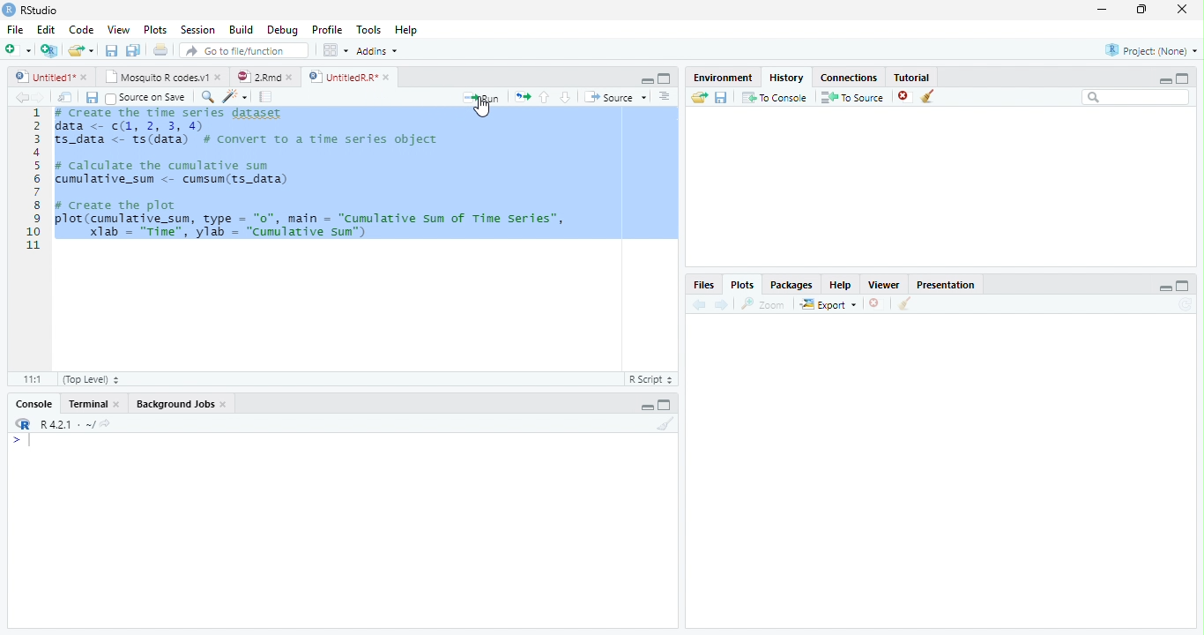  Describe the element at coordinates (653, 379) in the screenshot. I see `R script` at that location.